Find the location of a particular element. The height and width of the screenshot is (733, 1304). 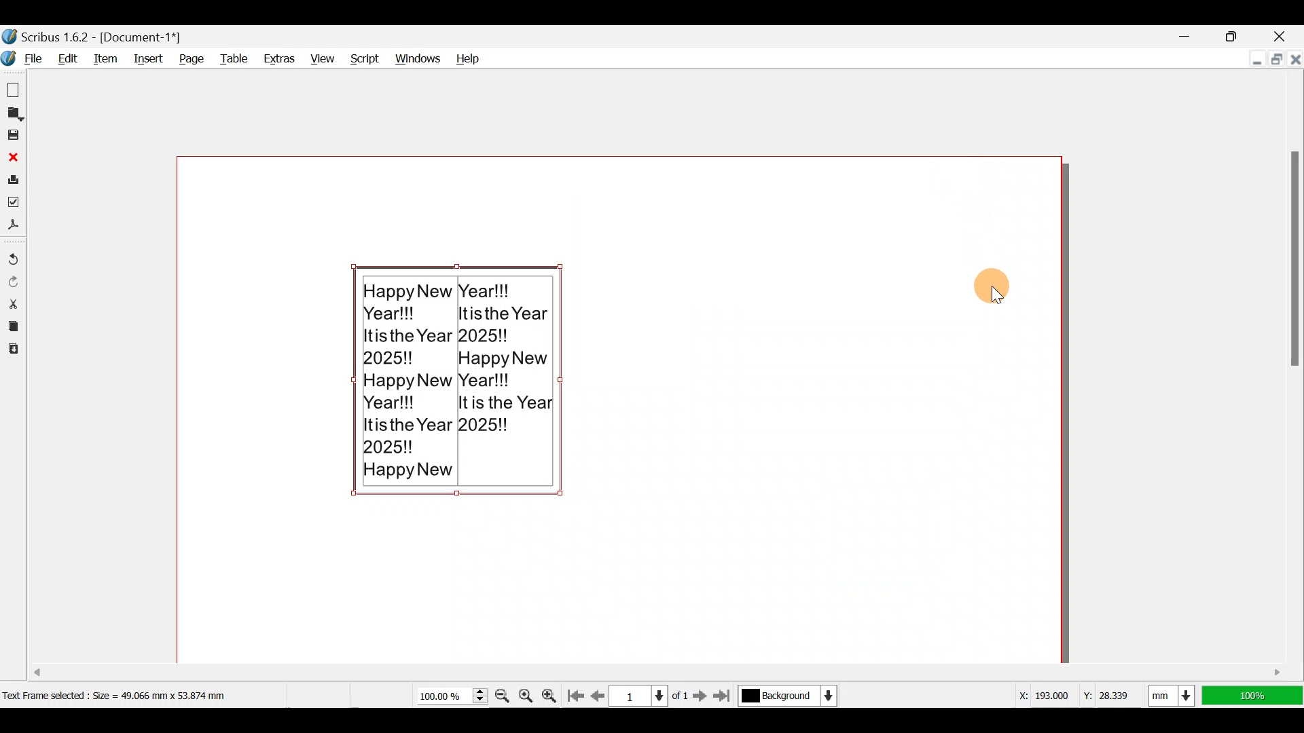

Select current units is located at coordinates (1175, 693).